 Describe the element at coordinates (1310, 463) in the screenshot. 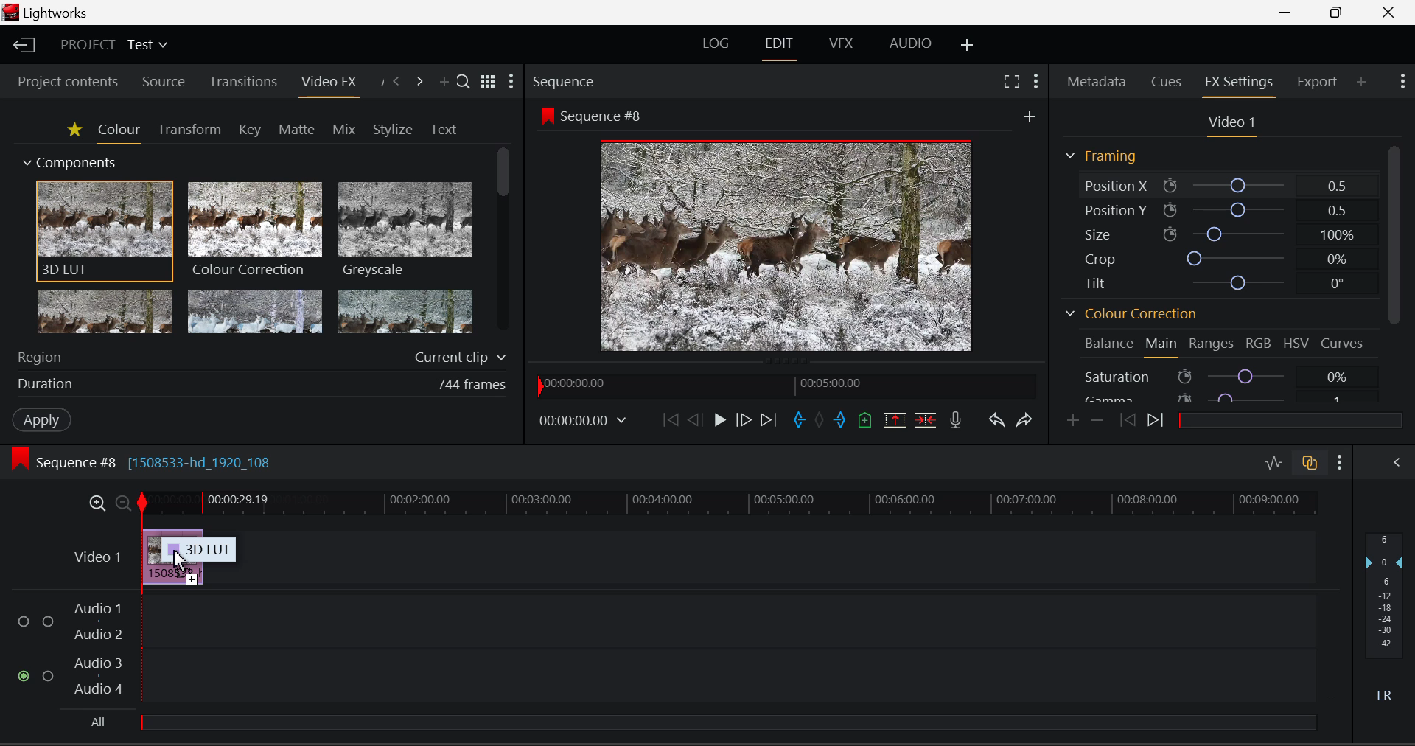

I see `Toggle auto track sync` at that location.